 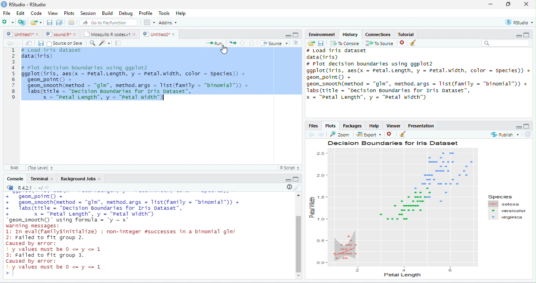 I want to click on Petal Width meter, so click(x=321, y=207).